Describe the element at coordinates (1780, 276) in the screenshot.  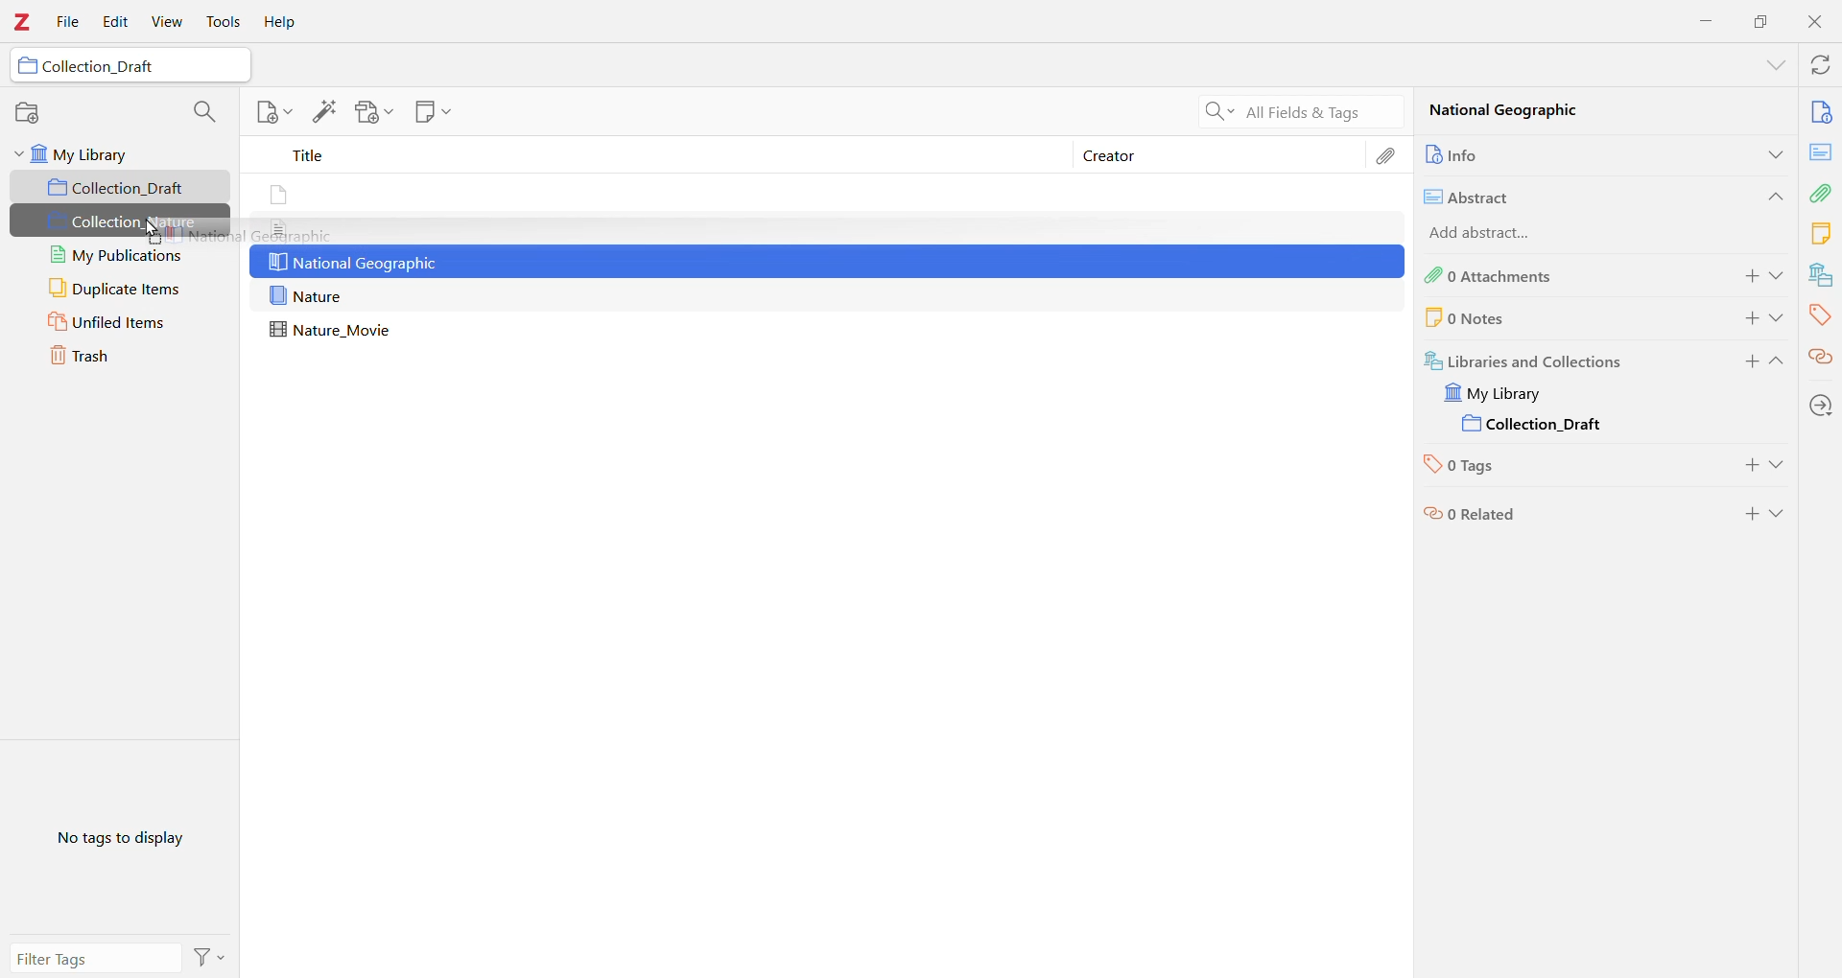
I see `Expand Section` at that location.